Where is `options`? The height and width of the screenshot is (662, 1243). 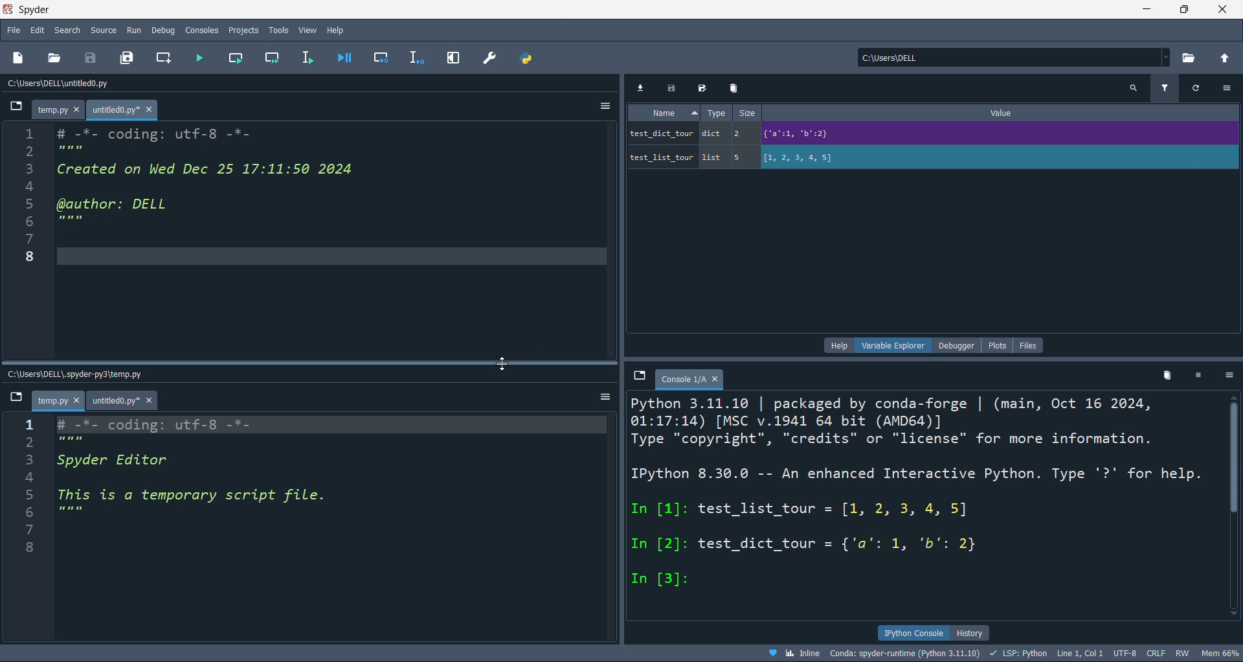
options is located at coordinates (1229, 89).